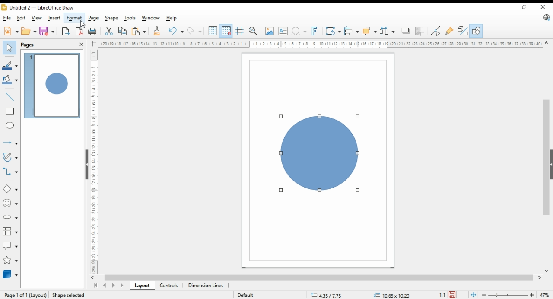  Describe the element at coordinates (7, 18) in the screenshot. I see `file` at that location.